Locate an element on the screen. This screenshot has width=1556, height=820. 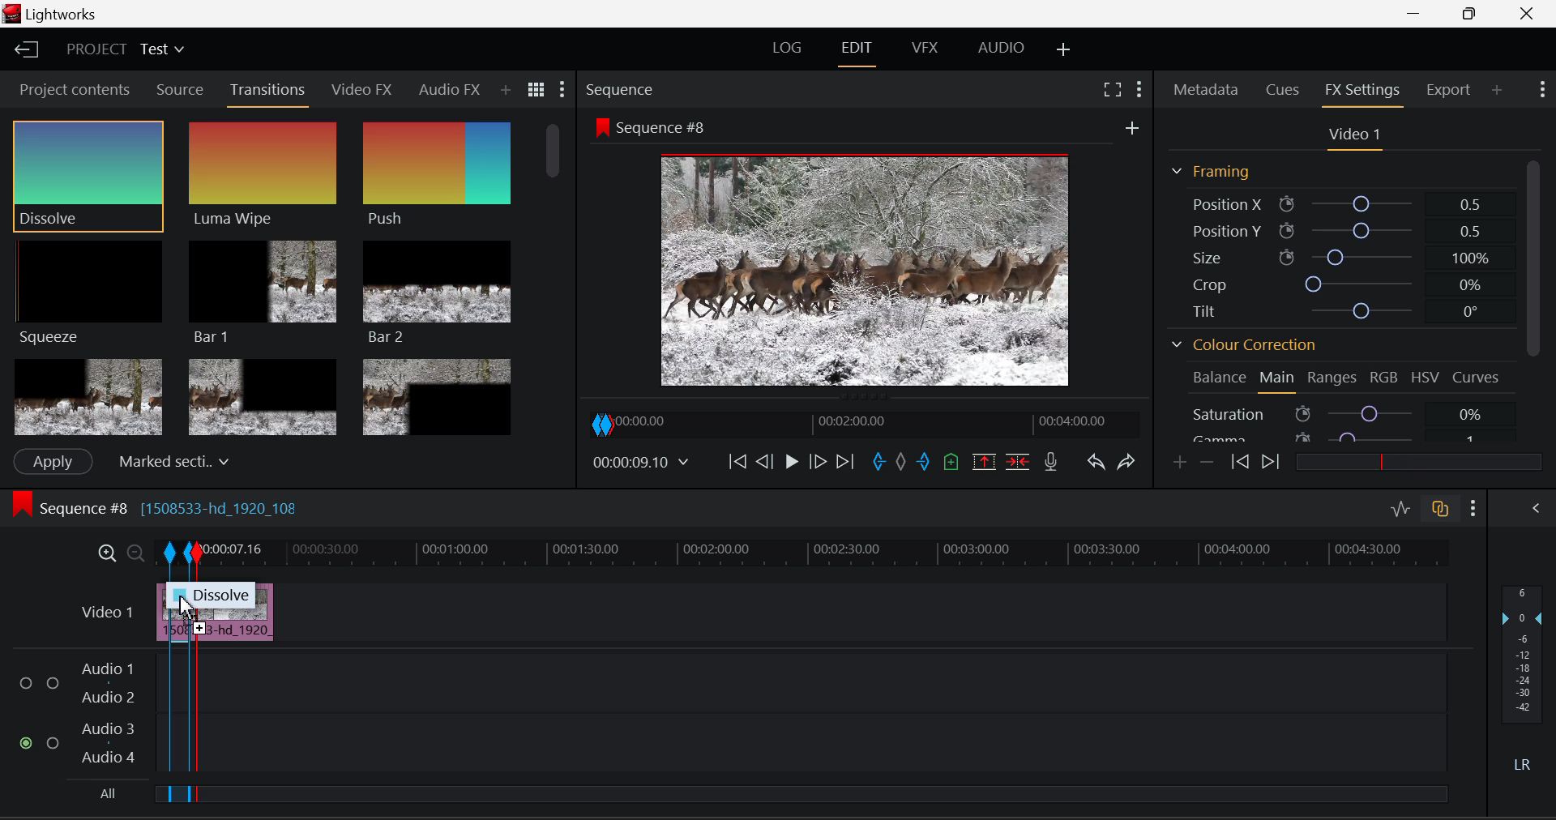
Audio Layout is located at coordinates (998, 51).